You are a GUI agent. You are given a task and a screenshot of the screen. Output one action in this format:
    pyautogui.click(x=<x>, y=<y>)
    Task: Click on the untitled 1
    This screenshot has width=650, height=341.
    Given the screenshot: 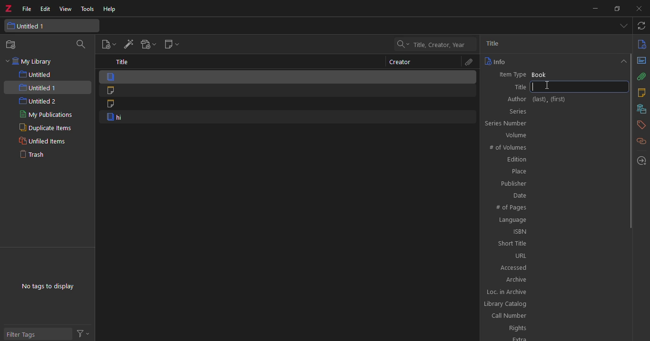 What is the action you would take?
    pyautogui.click(x=49, y=26)
    